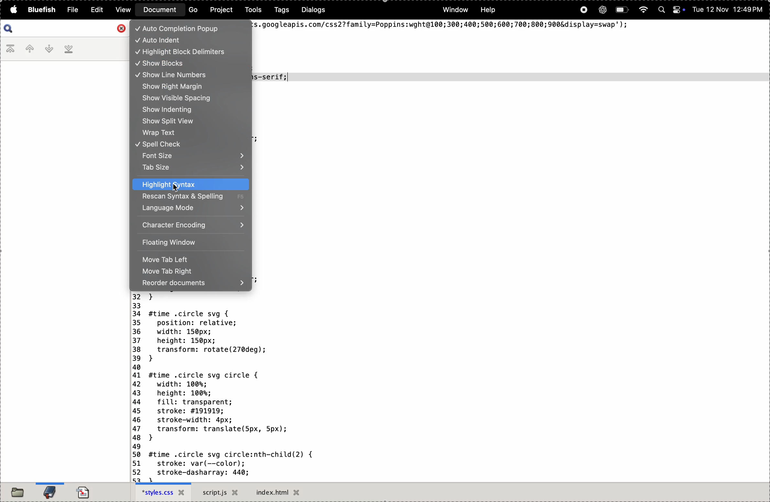 The height and width of the screenshot is (502, 770). What do you see at coordinates (71, 9) in the screenshot?
I see `file` at bounding box center [71, 9].